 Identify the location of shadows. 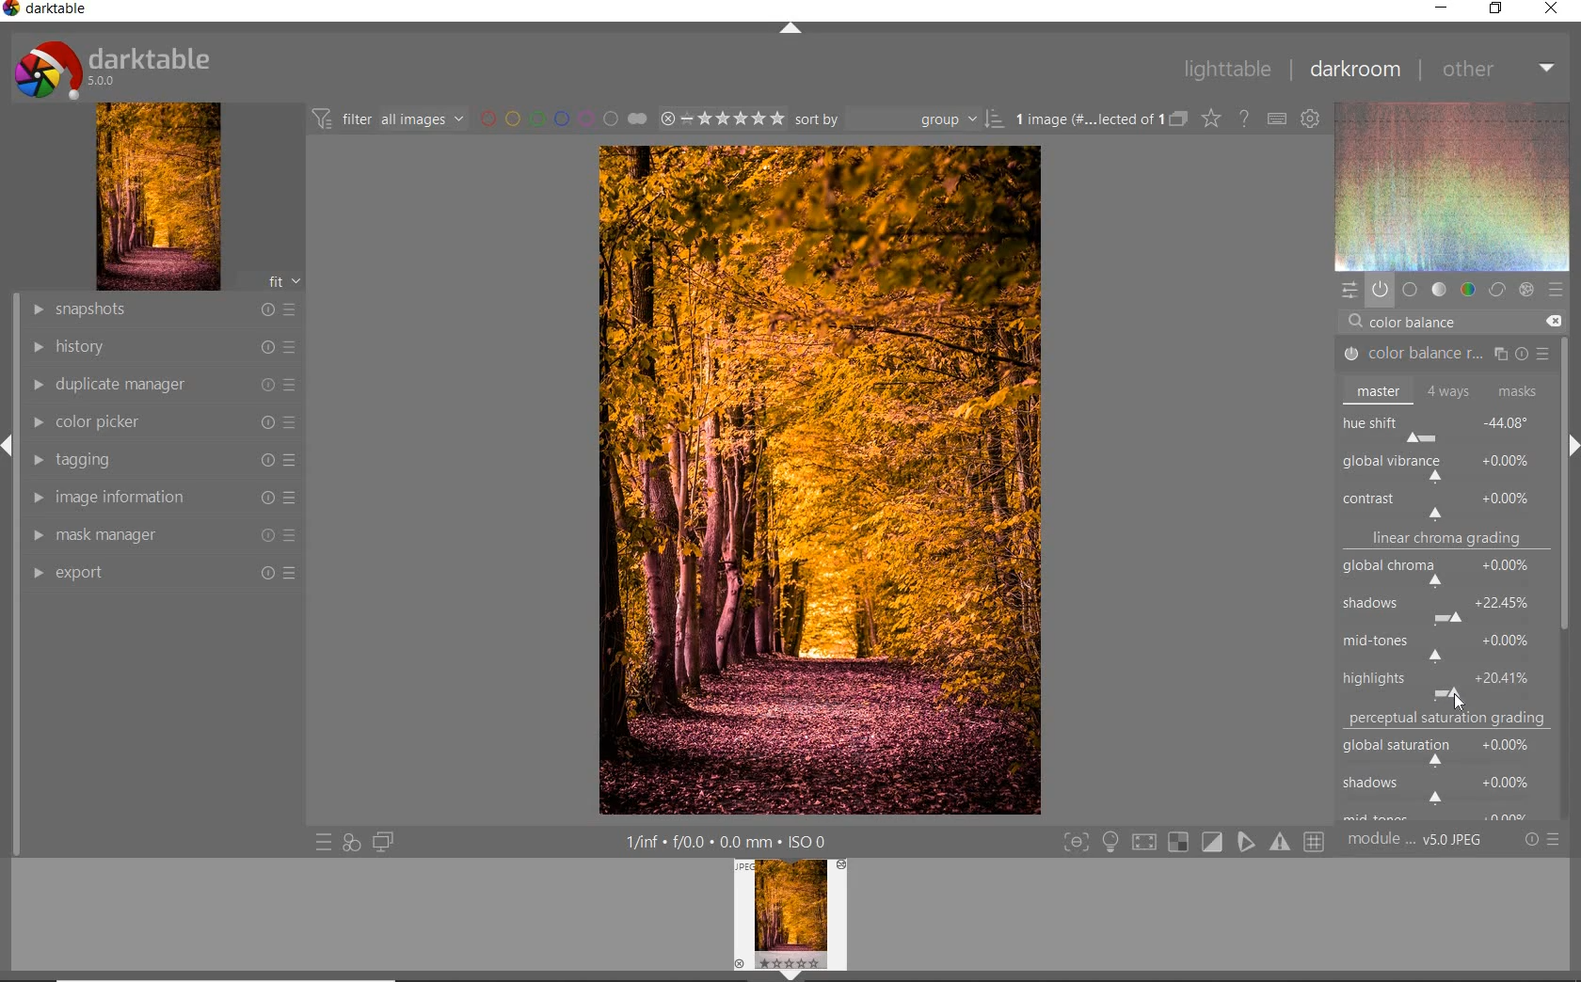
(1445, 787).